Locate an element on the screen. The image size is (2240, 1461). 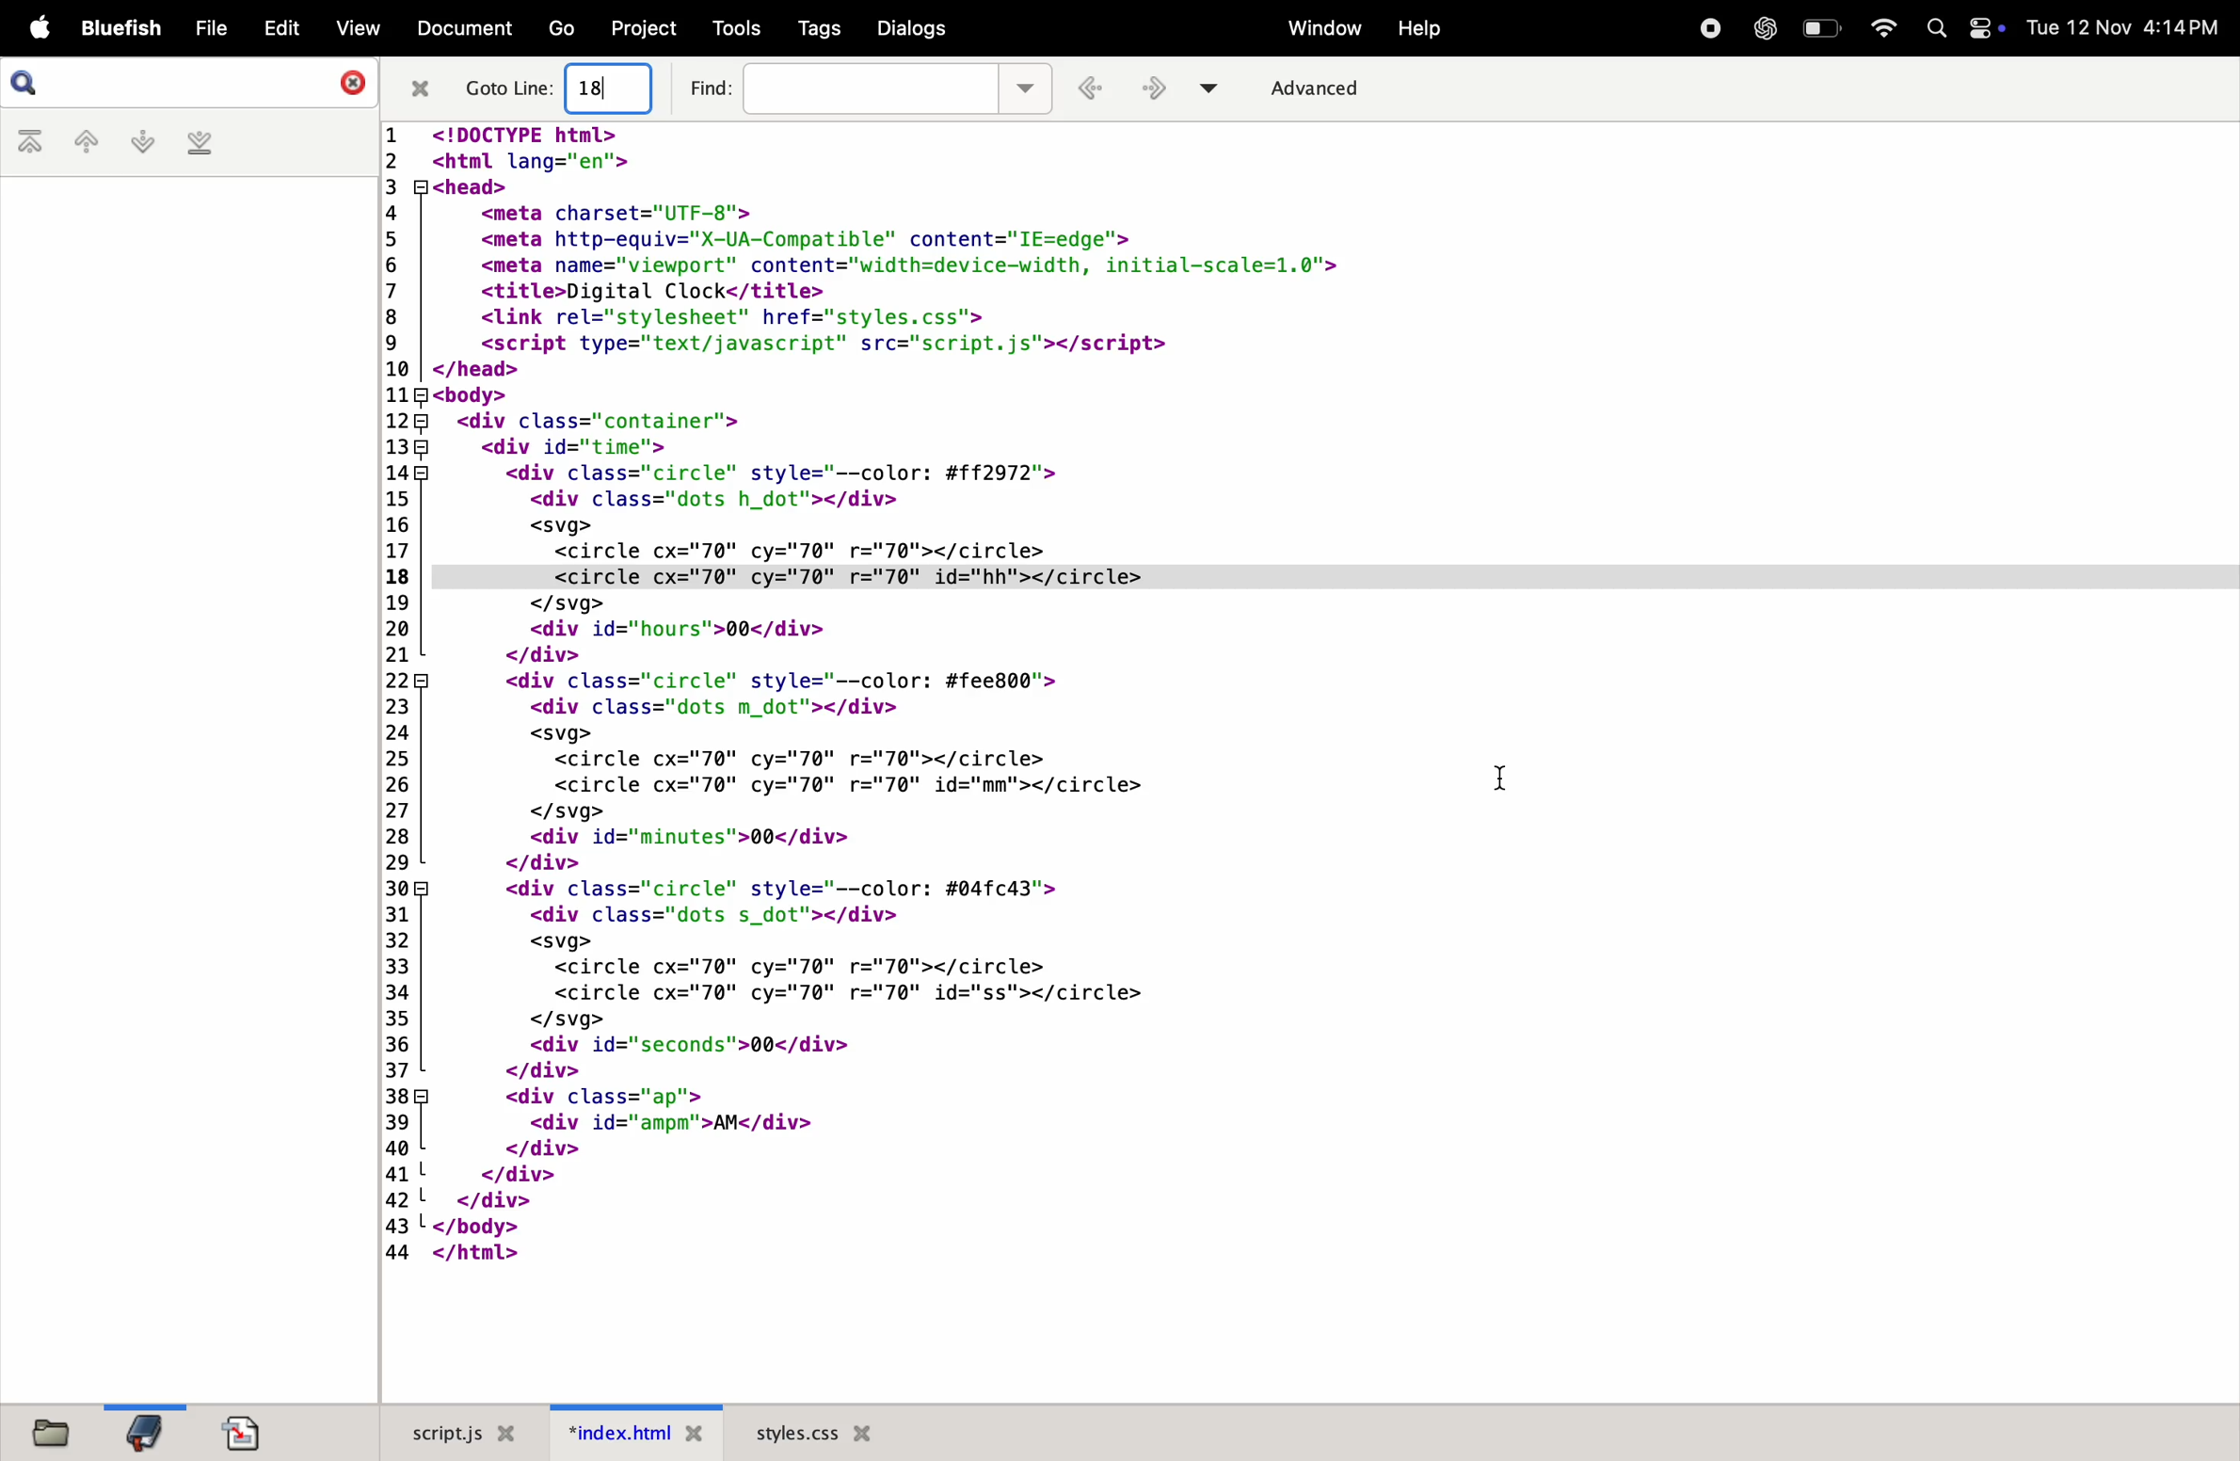
dialogs is located at coordinates (912, 30).